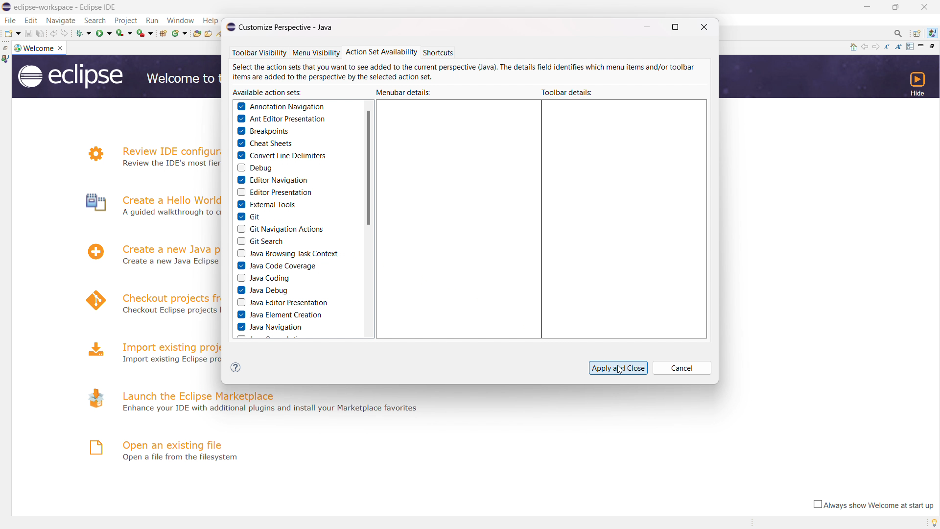 This screenshot has height=529, width=940. I want to click on java debug, so click(261, 290).